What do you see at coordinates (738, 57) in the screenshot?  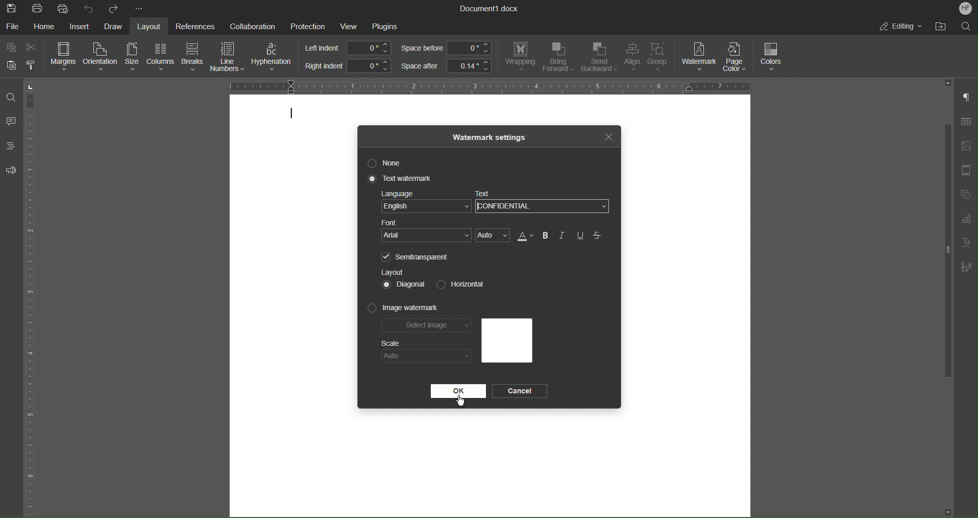 I see `Page Color` at bounding box center [738, 57].